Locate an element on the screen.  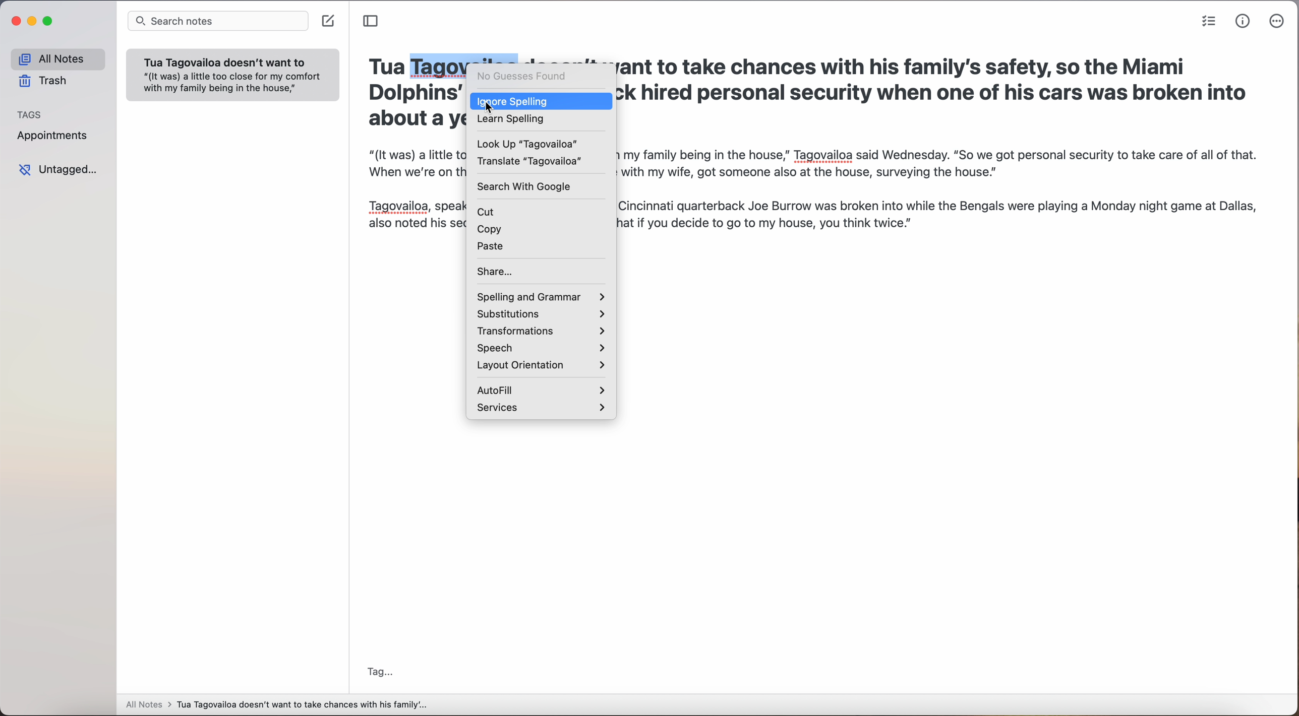
check list is located at coordinates (1208, 21).